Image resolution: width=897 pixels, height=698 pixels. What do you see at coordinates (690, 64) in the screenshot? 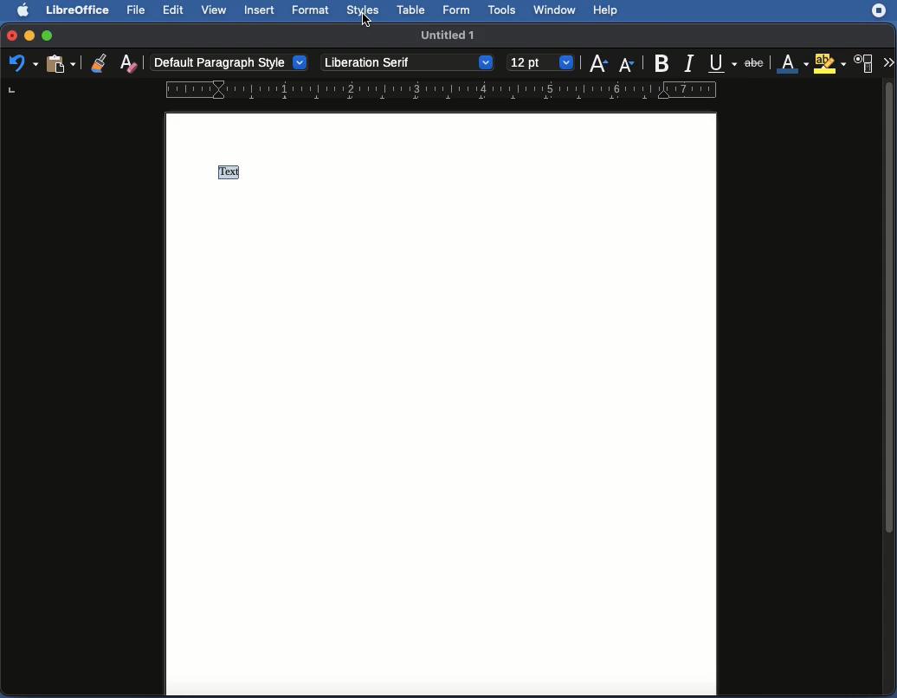
I see `Italics` at bounding box center [690, 64].